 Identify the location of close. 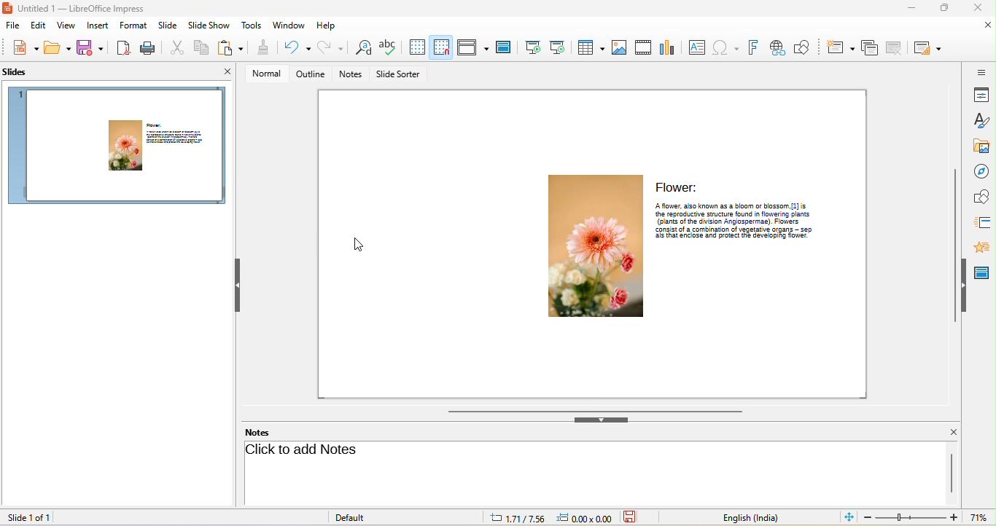
(987, 27).